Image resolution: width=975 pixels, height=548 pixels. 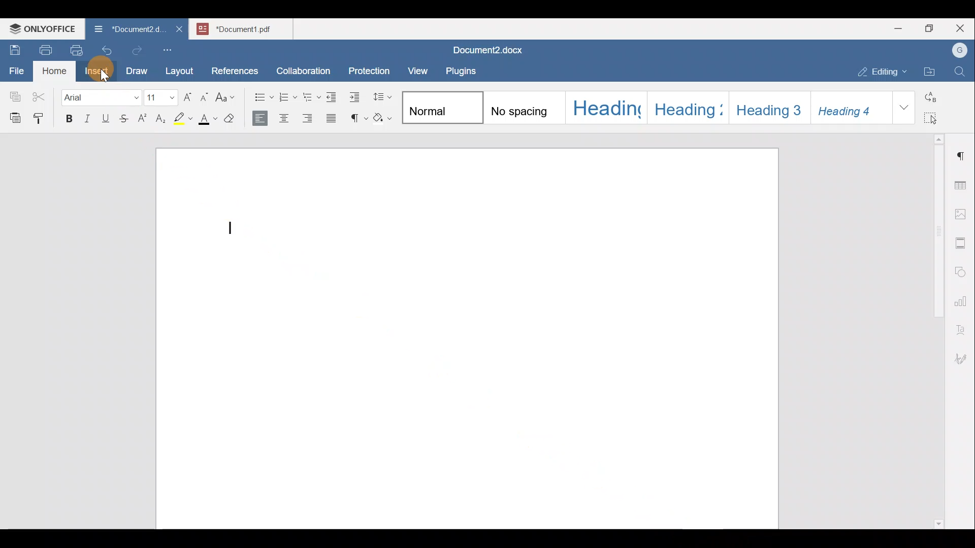 I want to click on Decrease indent, so click(x=333, y=97).